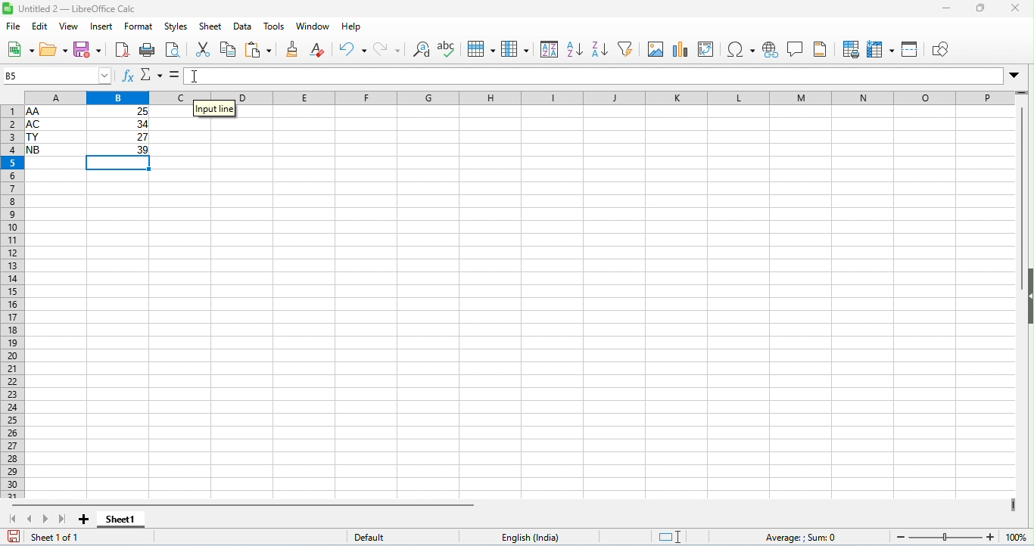 This screenshot has height=546, width=1034. What do you see at coordinates (1021, 93) in the screenshot?
I see `drag to view rows` at bounding box center [1021, 93].